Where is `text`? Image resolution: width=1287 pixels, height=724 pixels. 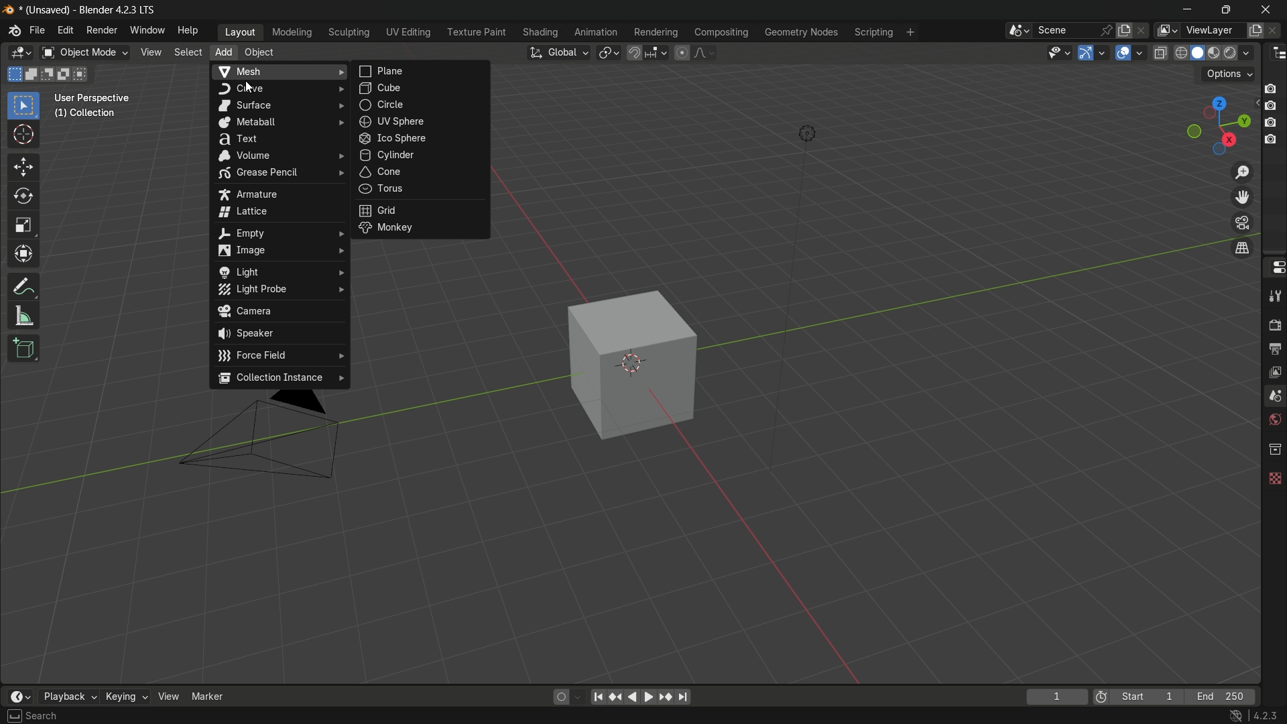
text is located at coordinates (280, 139).